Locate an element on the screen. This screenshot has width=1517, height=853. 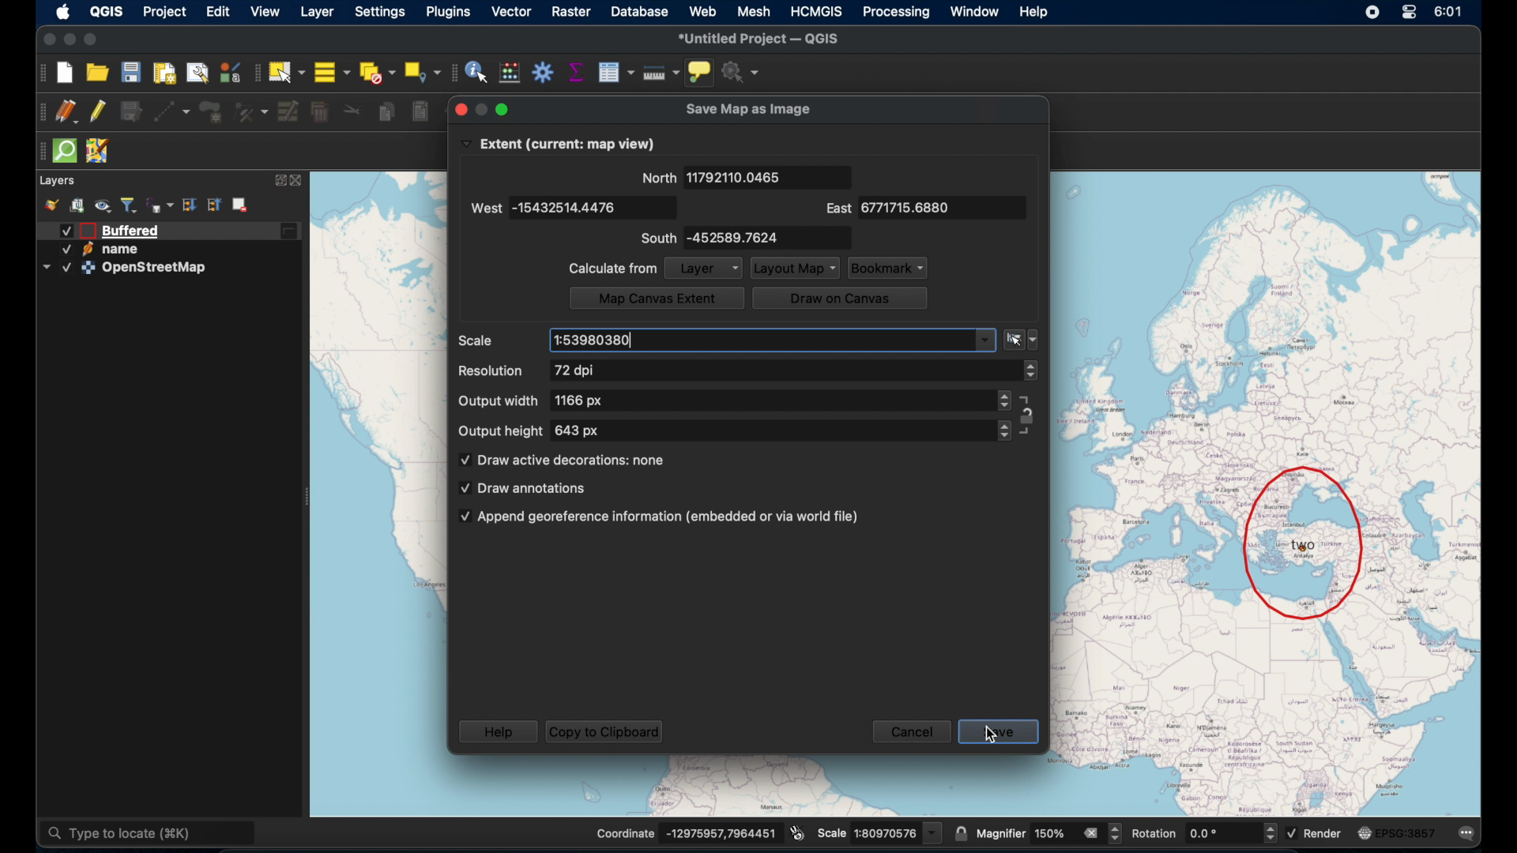
open project is located at coordinates (101, 70).